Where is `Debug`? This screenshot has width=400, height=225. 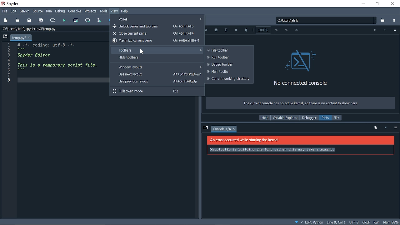 Debug is located at coordinates (61, 12).